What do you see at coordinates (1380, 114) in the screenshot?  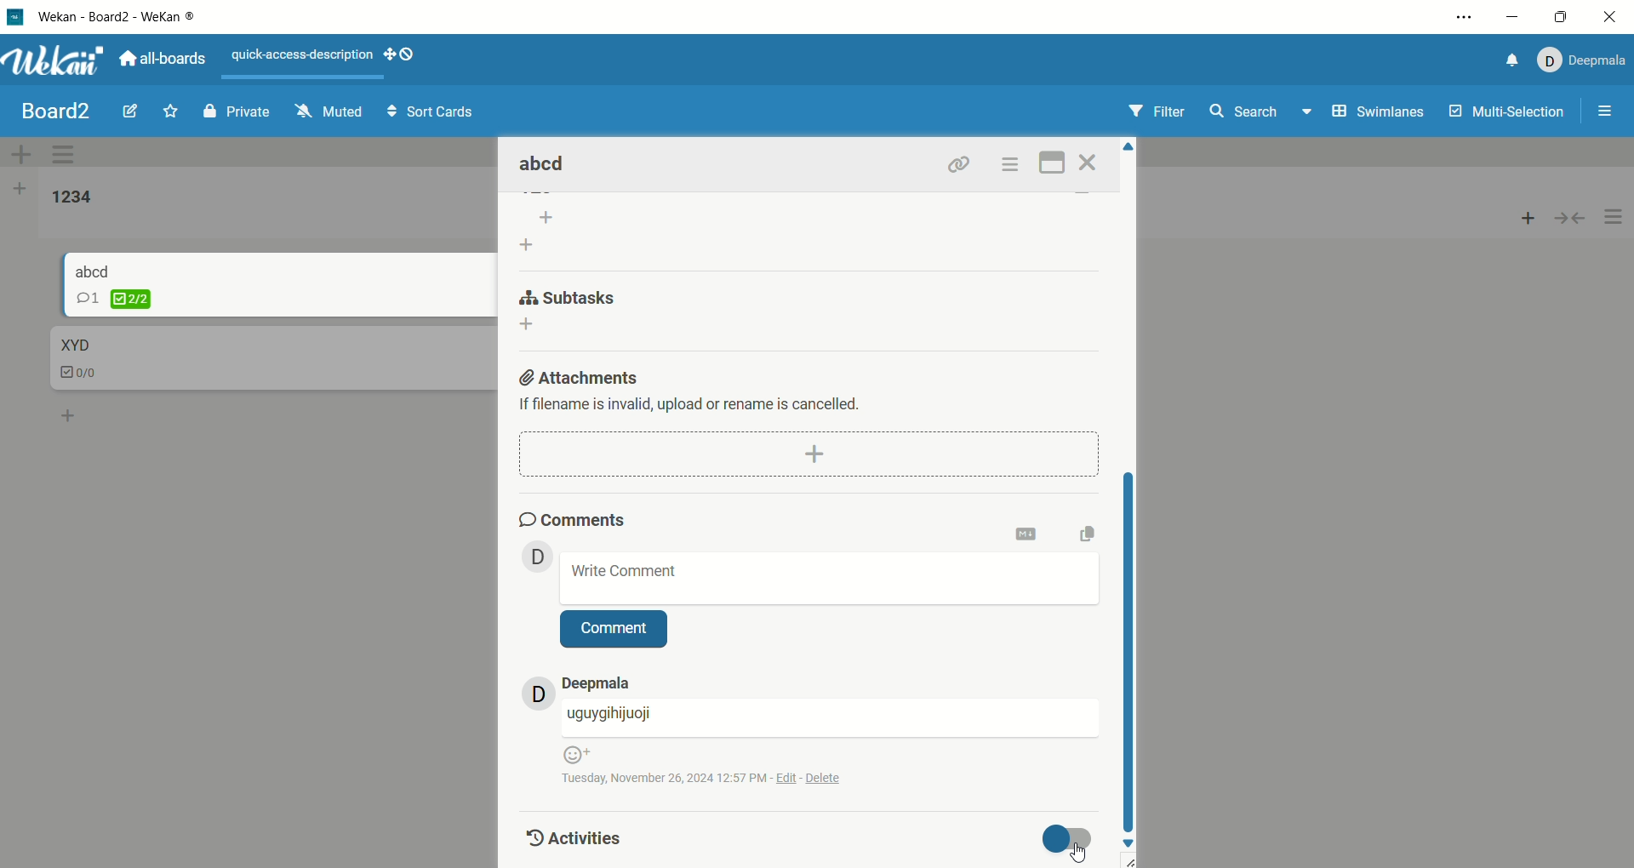 I see `swimlanes` at bounding box center [1380, 114].